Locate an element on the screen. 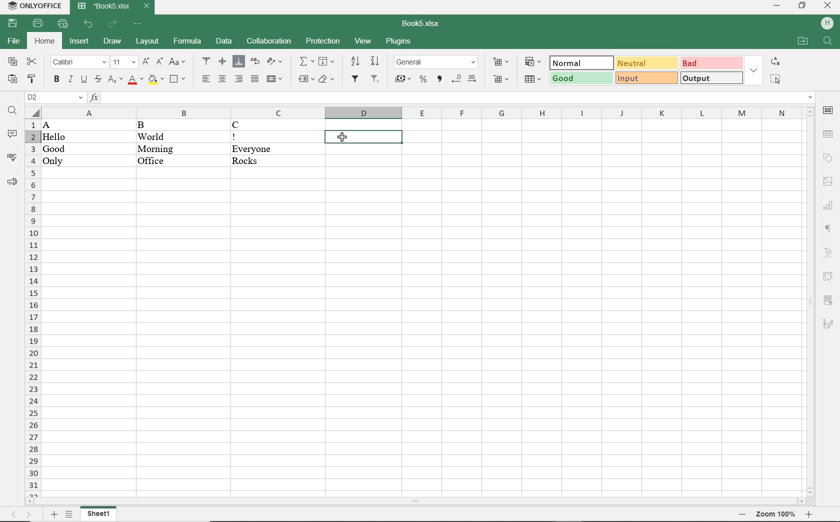 Image resolution: width=840 pixels, height=522 pixels. MERGE & CENTER is located at coordinates (275, 79).